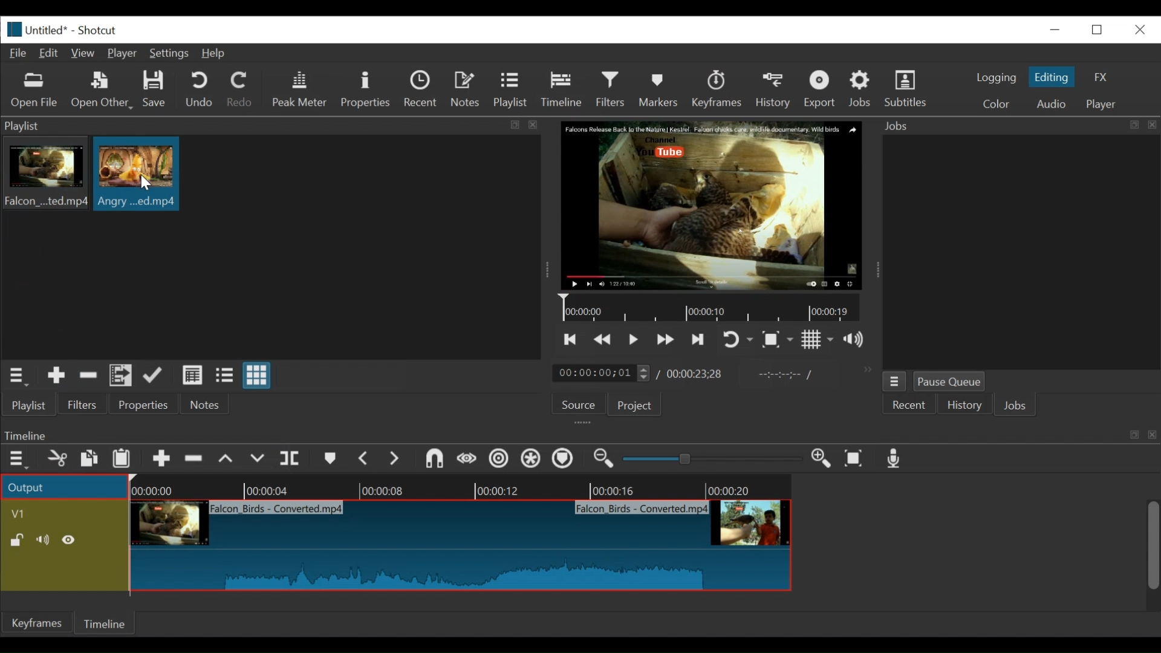 This screenshot has height=653, width=1161. Describe the element at coordinates (19, 375) in the screenshot. I see `playlist menu` at that location.